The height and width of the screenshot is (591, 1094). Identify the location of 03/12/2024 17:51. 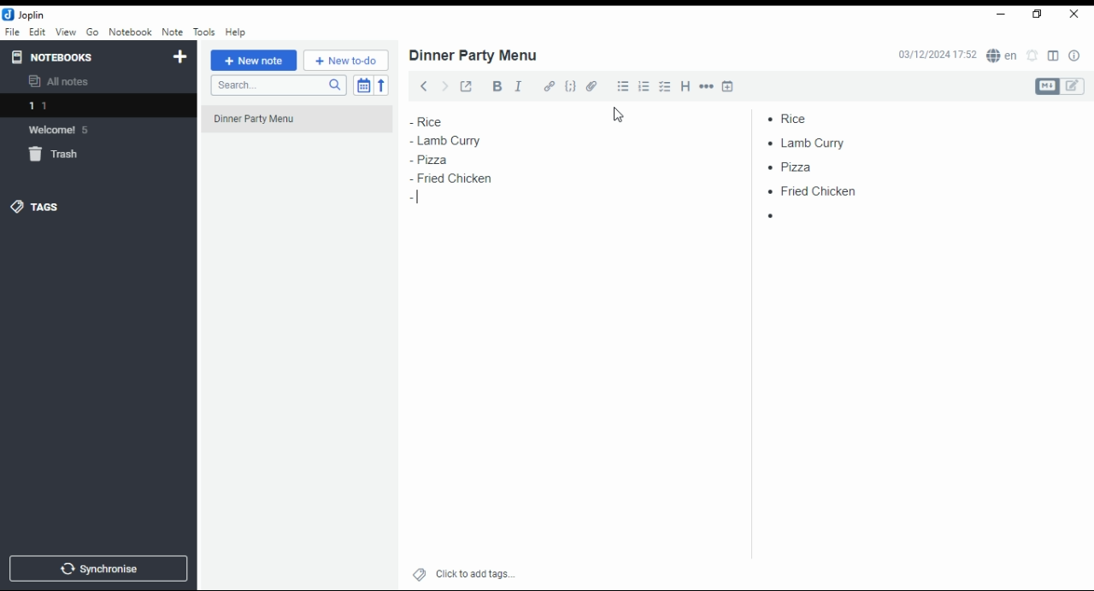
(935, 56).